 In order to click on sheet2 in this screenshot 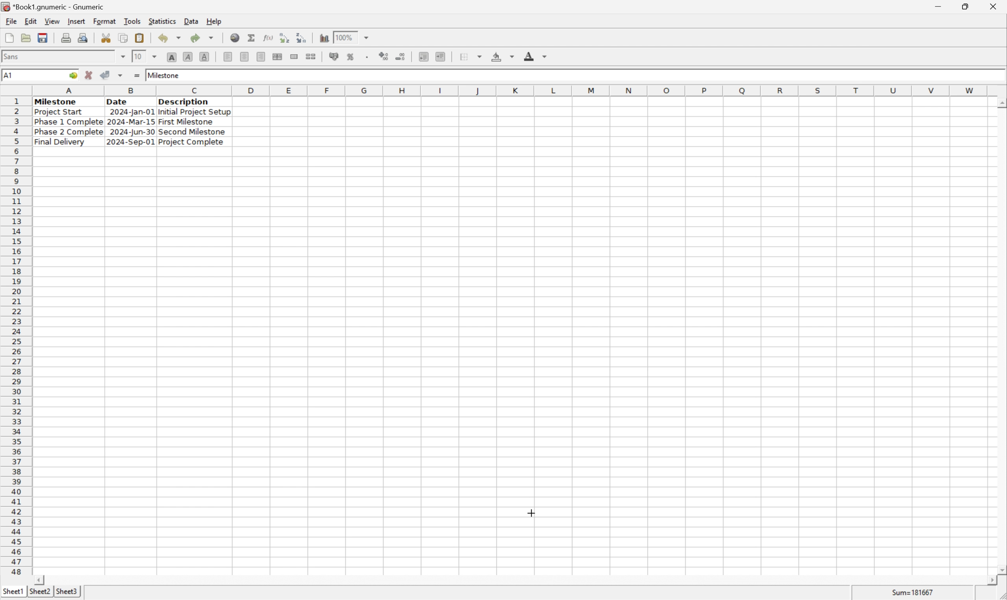, I will do `click(38, 593)`.